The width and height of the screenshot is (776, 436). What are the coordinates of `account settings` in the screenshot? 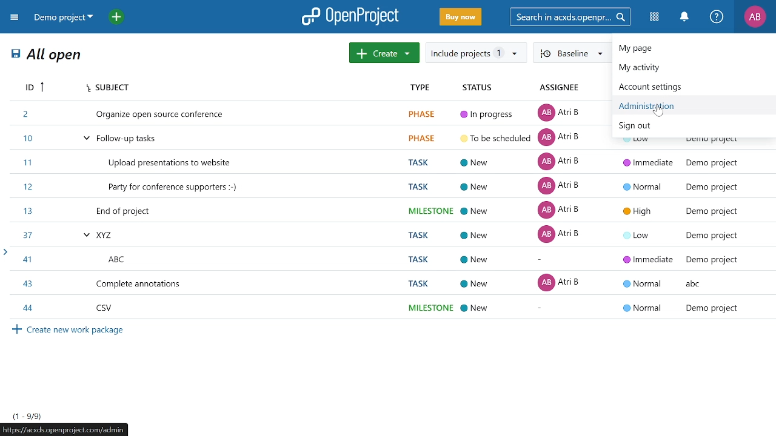 It's located at (684, 86).